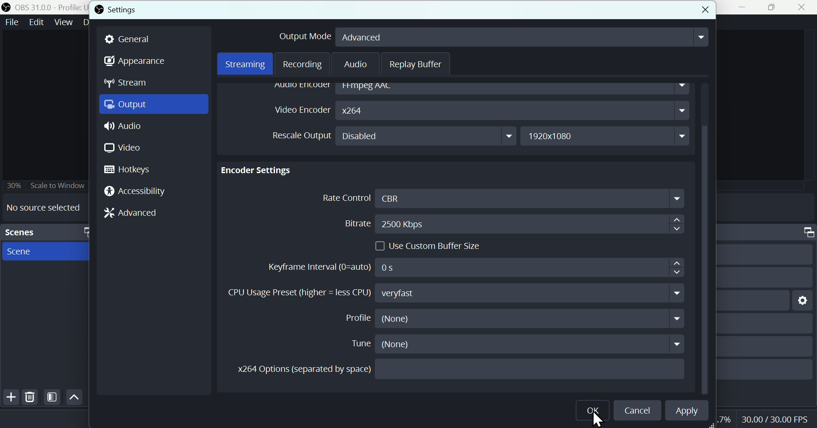 This screenshot has width=817, height=428. Describe the element at coordinates (44, 186) in the screenshot. I see `30% scale to window` at that location.